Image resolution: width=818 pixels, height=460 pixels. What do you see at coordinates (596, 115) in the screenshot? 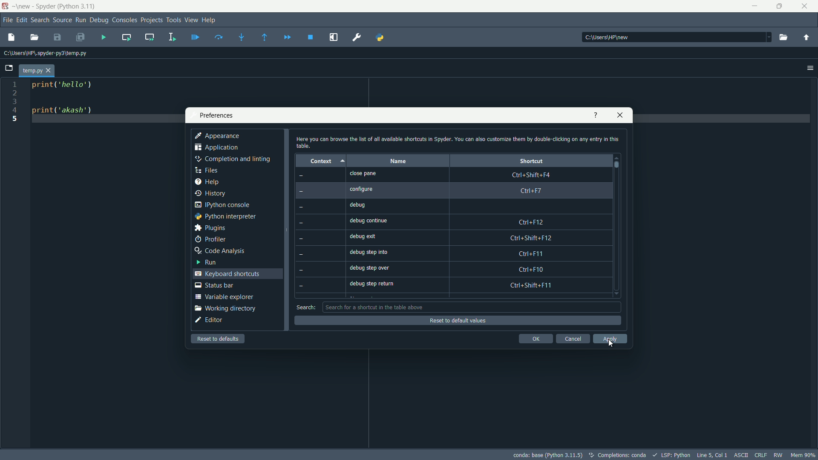
I see `get help` at bounding box center [596, 115].